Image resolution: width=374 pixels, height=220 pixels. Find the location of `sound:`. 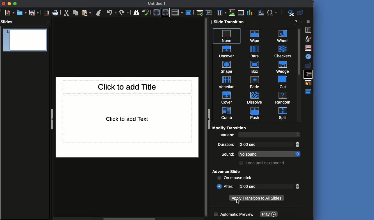

sound: is located at coordinates (225, 154).